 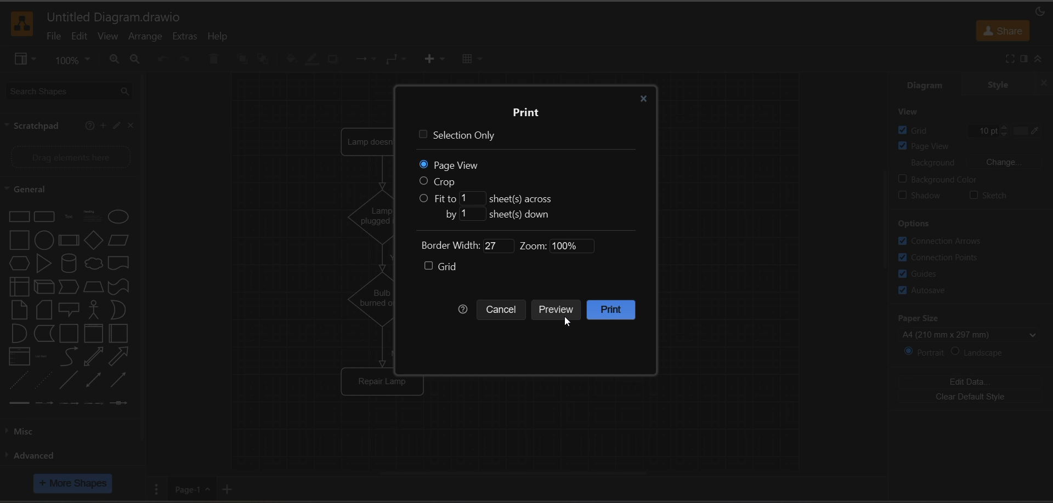 What do you see at coordinates (186, 59) in the screenshot?
I see `redo` at bounding box center [186, 59].